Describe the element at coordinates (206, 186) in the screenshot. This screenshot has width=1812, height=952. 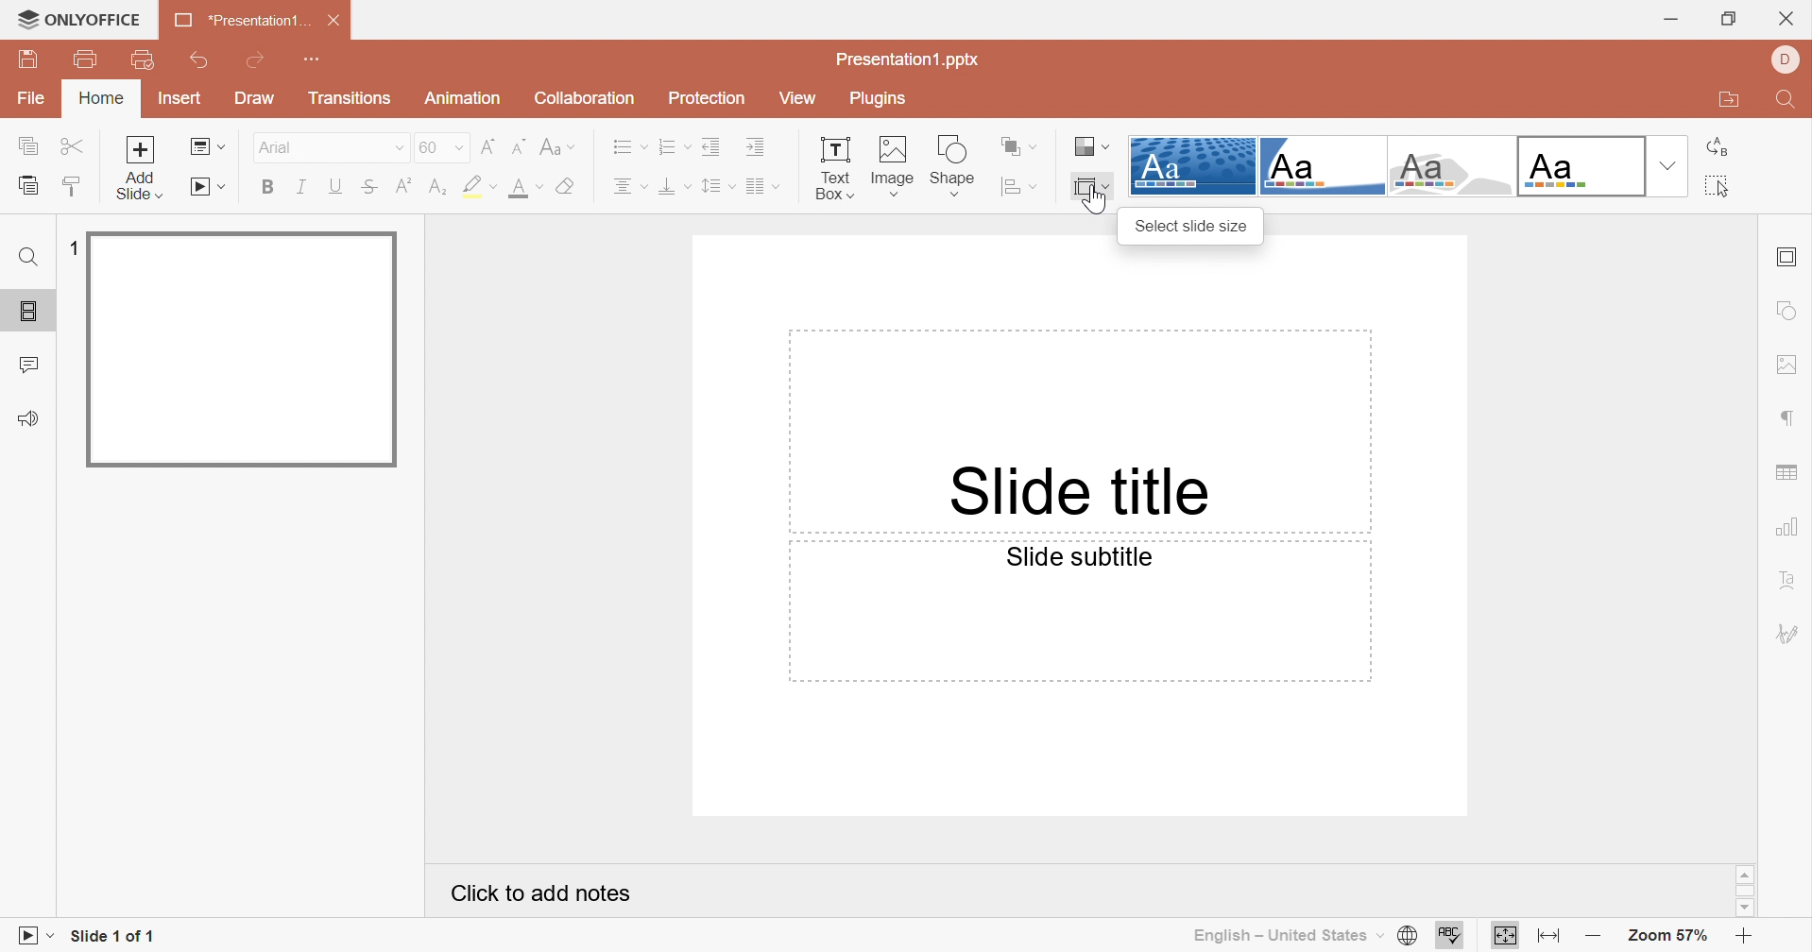
I see `Start slideshow` at that location.